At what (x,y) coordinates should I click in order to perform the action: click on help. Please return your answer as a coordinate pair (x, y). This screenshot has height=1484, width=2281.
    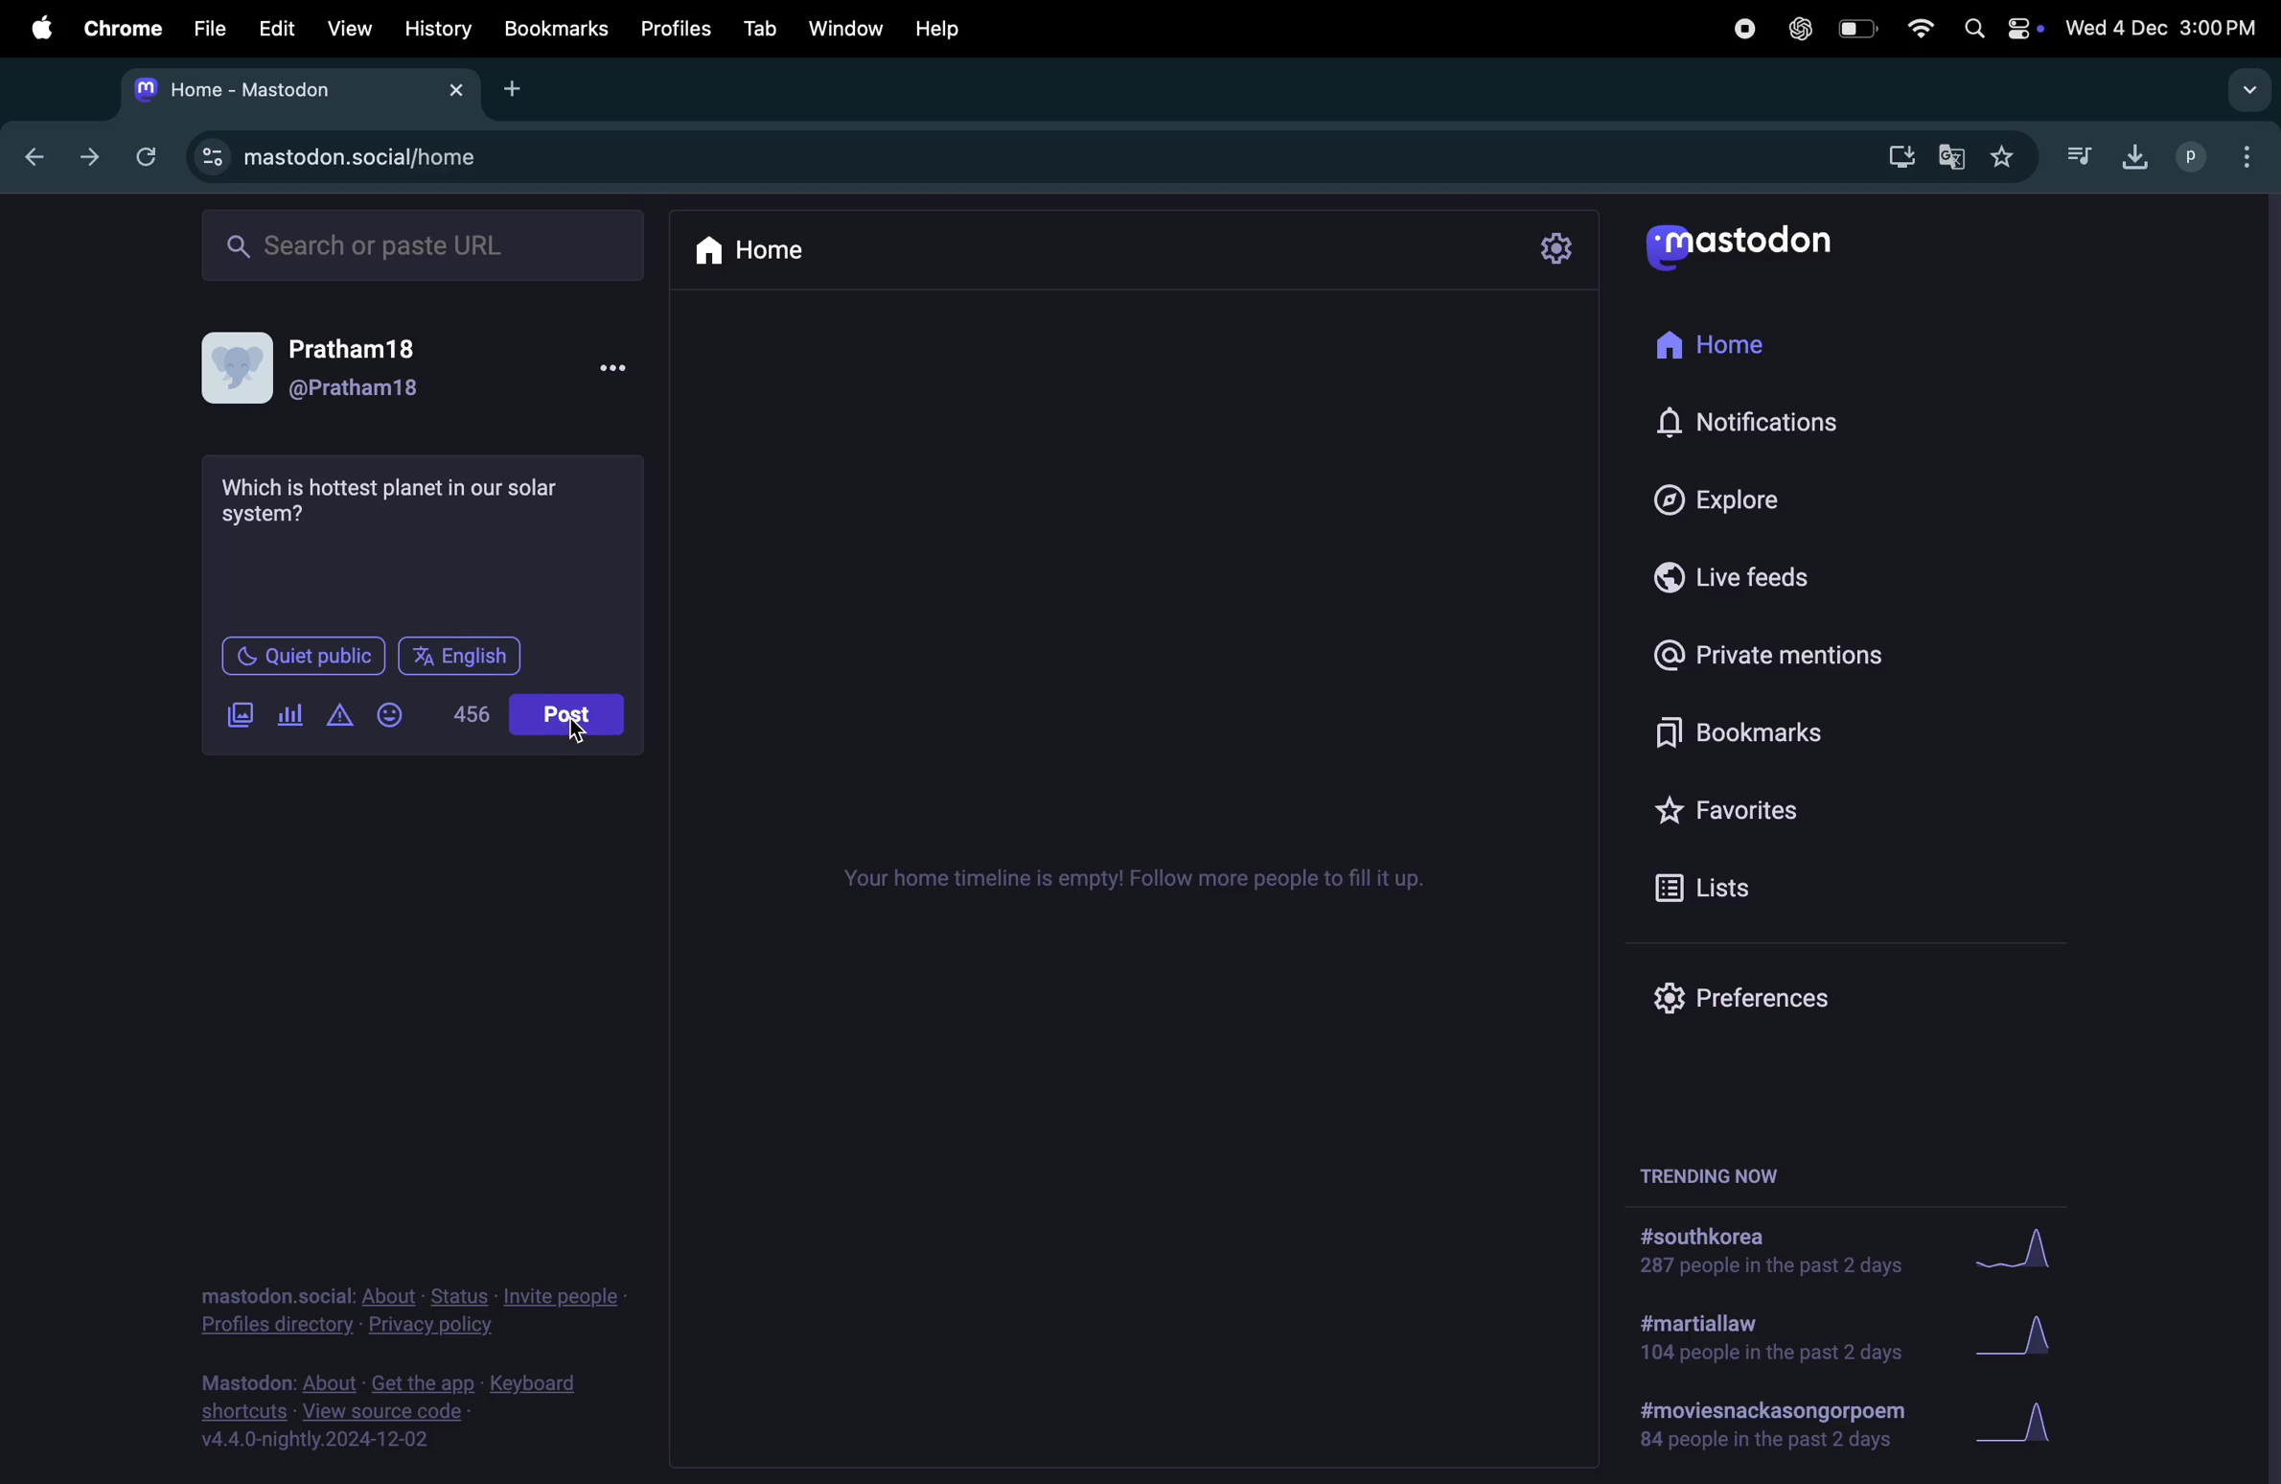
    Looking at the image, I should click on (946, 29).